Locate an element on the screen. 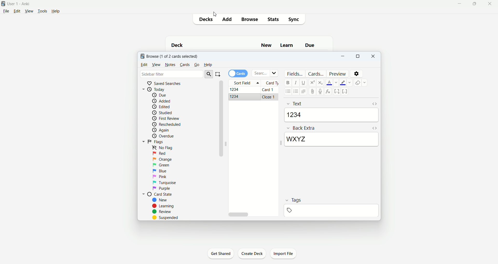 The width and height of the screenshot is (498, 264). close is located at coordinates (374, 57).